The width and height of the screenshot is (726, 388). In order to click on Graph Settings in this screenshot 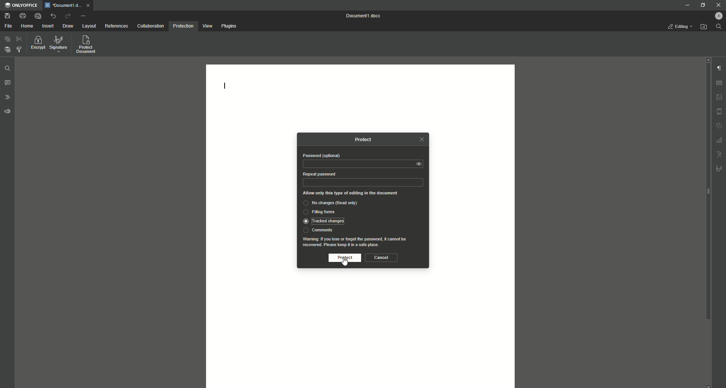, I will do `click(720, 140)`.